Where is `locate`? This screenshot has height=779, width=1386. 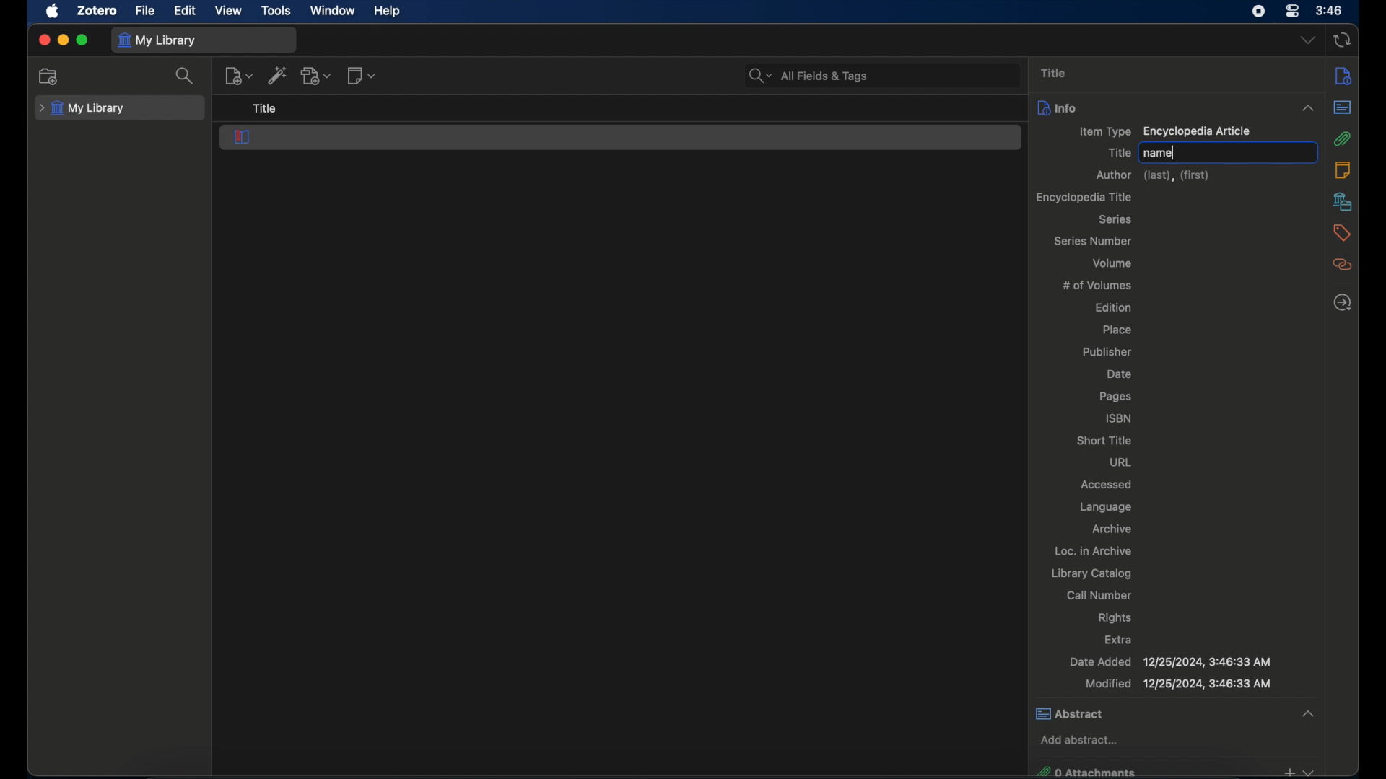 locate is located at coordinates (1343, 304).